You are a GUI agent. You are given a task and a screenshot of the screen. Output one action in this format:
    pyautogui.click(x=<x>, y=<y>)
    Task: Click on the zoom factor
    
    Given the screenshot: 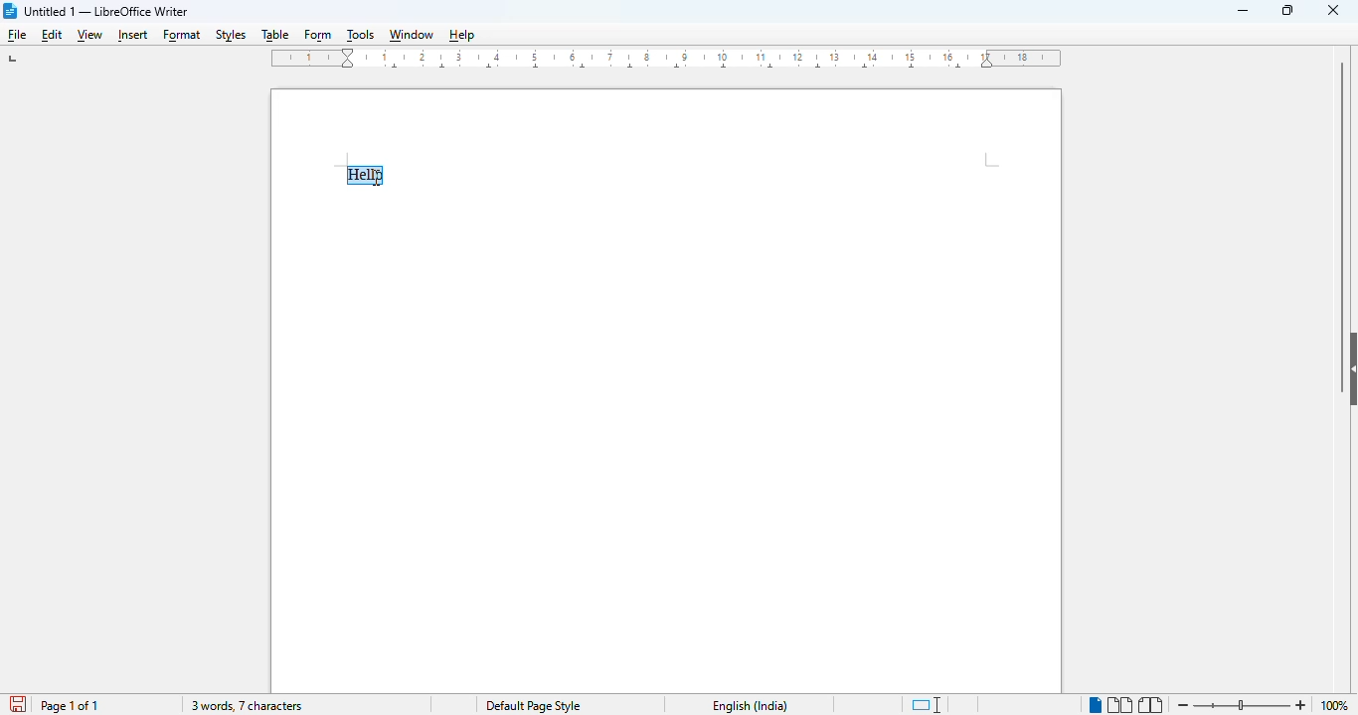 What is the action you would take?
    pyautogui.click(x=1340, y=706)
    